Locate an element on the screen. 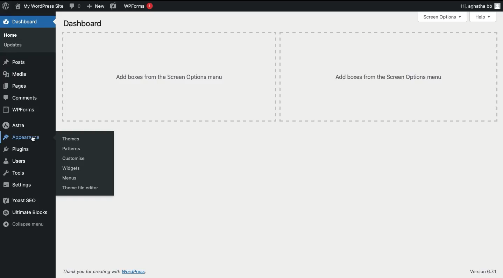 This screenshot has height=278, width=503. WPForms is located at coordinates (140, 6).